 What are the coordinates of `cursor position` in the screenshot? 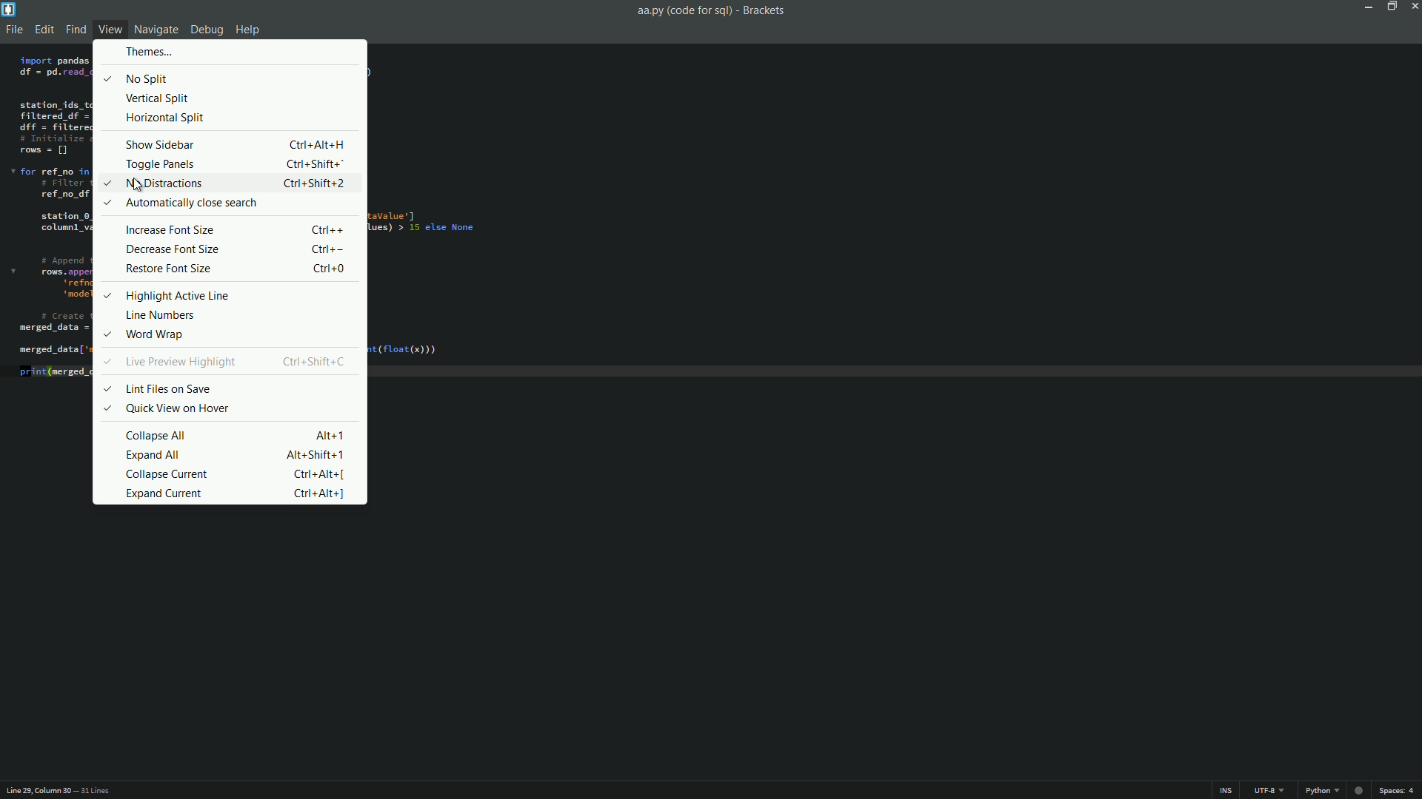 It's located at (36, 790).